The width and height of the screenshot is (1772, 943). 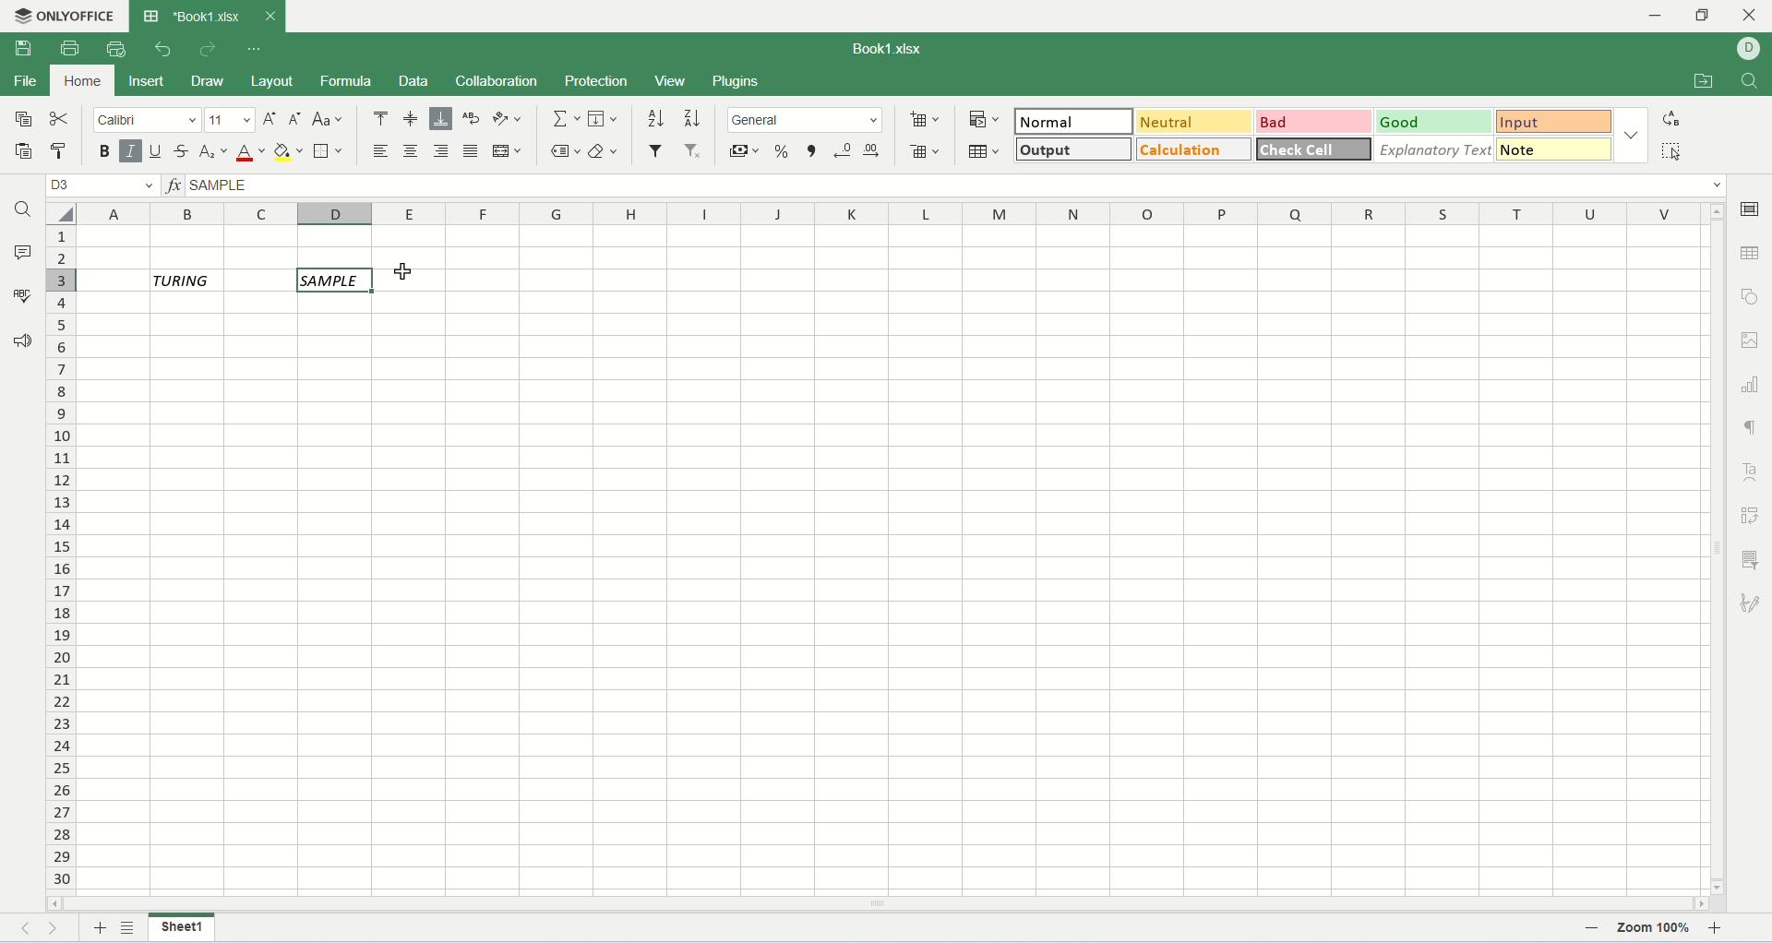 What do you see at coordinates (61, 15) in the screenshot?
I see `onlyoffice` at bounding box center [61, 15].